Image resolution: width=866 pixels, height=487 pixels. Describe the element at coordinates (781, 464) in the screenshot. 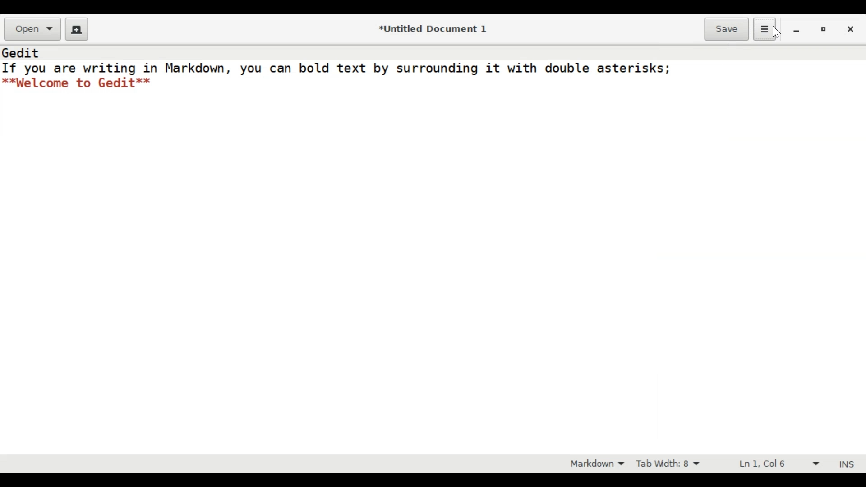

I see `Line and Column Preference` at that location.